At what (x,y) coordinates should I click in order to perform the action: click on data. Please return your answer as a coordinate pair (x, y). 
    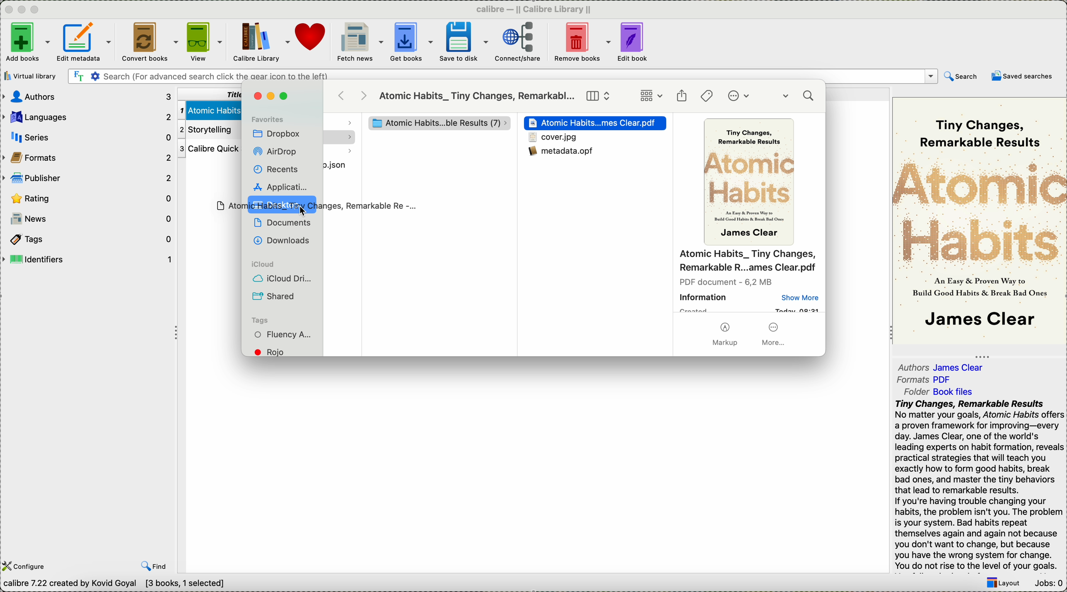
    Looking at the image, I should click on (118, 585).